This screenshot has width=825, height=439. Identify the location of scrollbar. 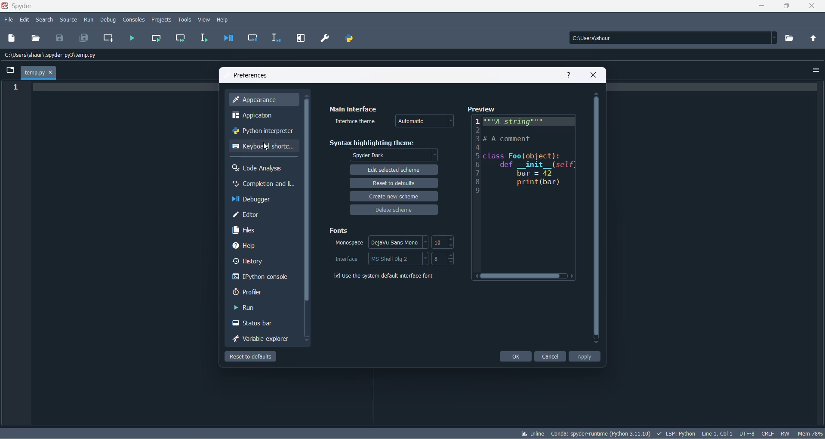
(309, 201).